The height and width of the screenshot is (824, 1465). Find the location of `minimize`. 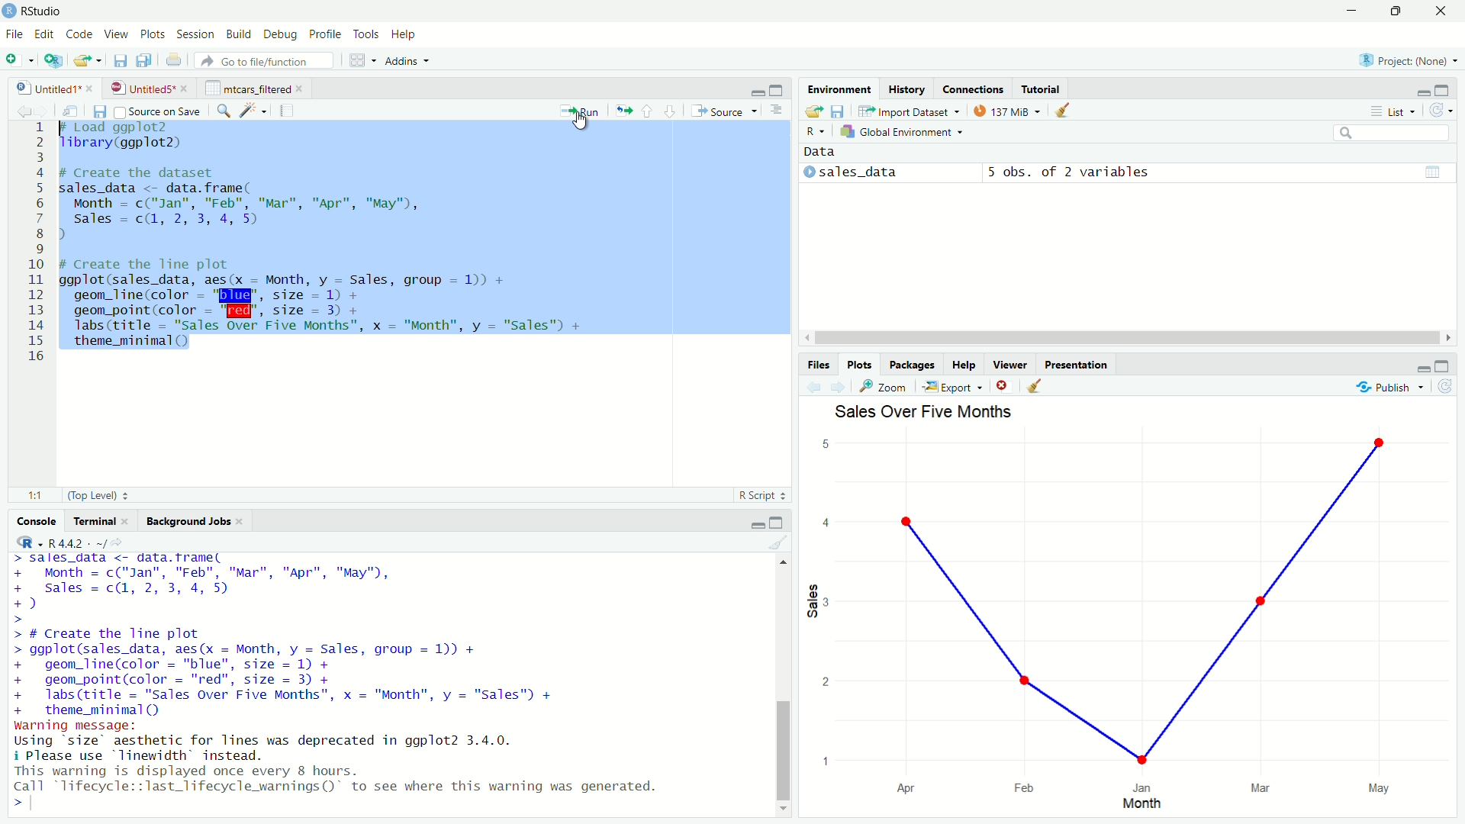

minimize is located at coordinates (757, 92).